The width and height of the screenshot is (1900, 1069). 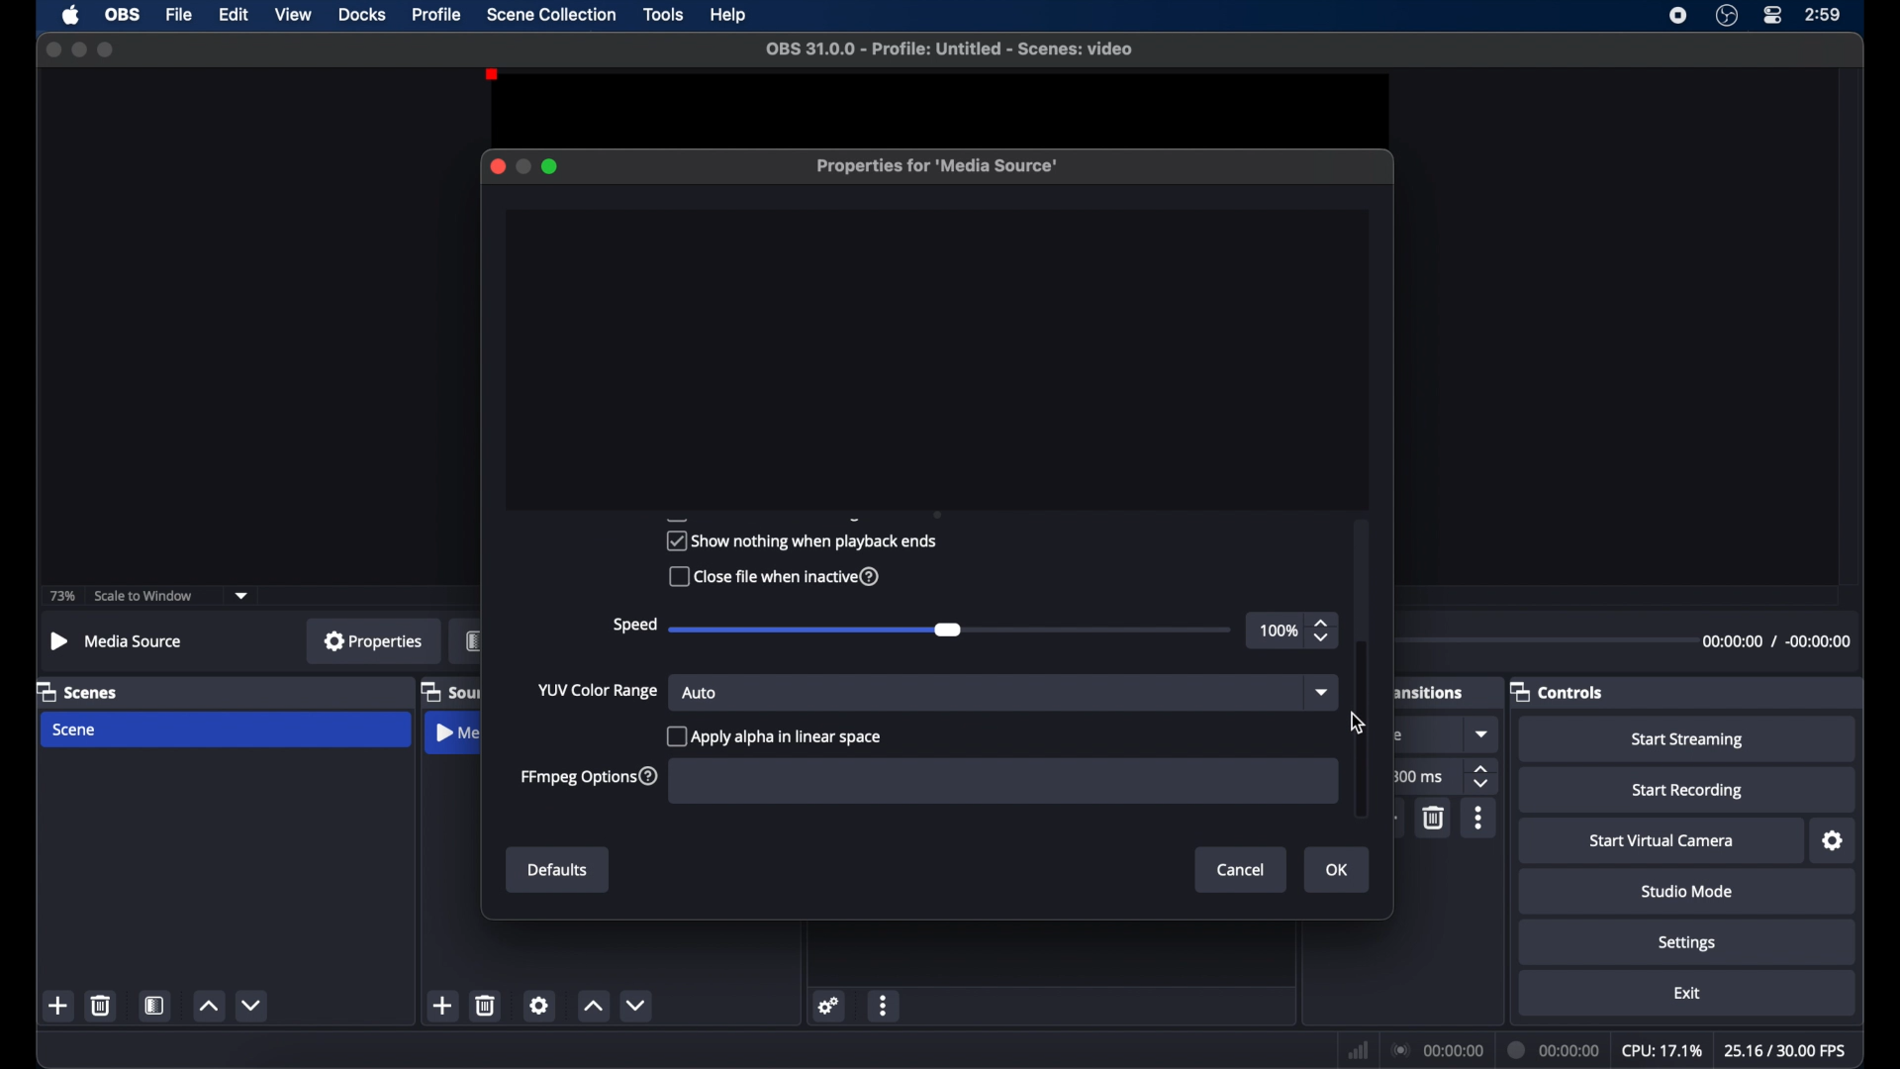 What do you see at coordinates (1824, 15) in the screenshot?
I see `time` at bounding box center [1824, 15].